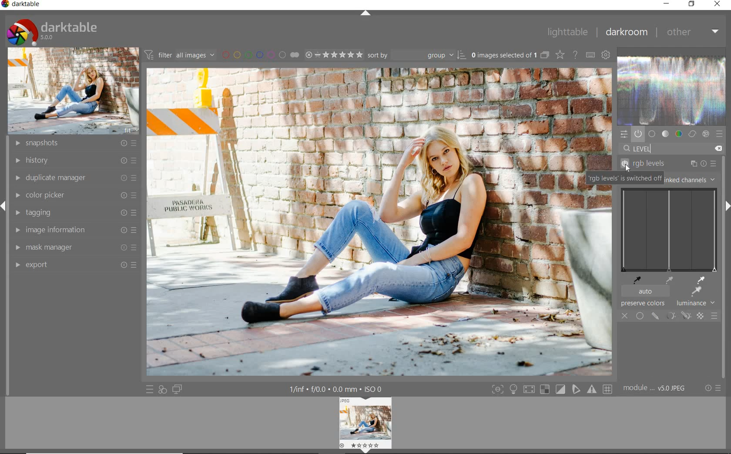  I want to click on preserve colors, so click(643, 303).